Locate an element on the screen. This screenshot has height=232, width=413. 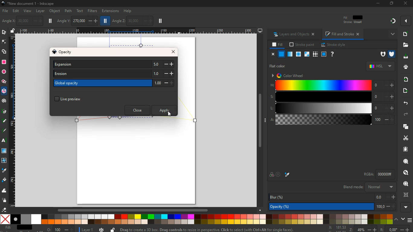
forward is located at coordinates (408, 114).